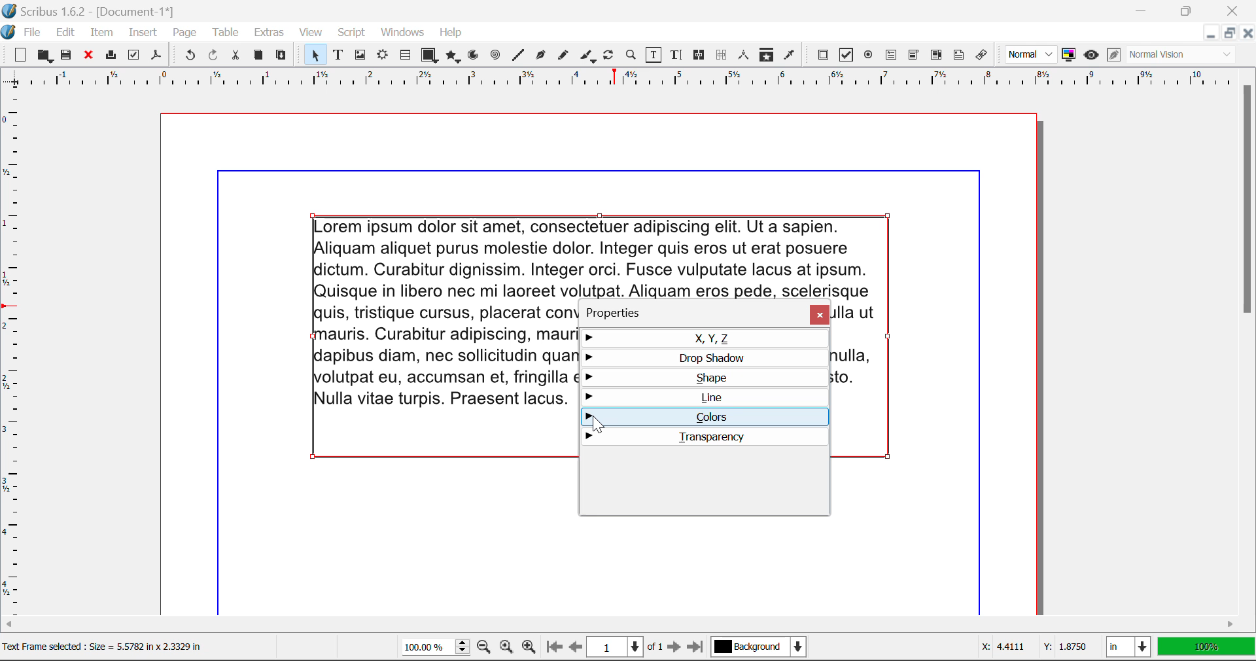 The width and height of the screenshot is (1256, 661). I want to click on Script, so click(352, 33).